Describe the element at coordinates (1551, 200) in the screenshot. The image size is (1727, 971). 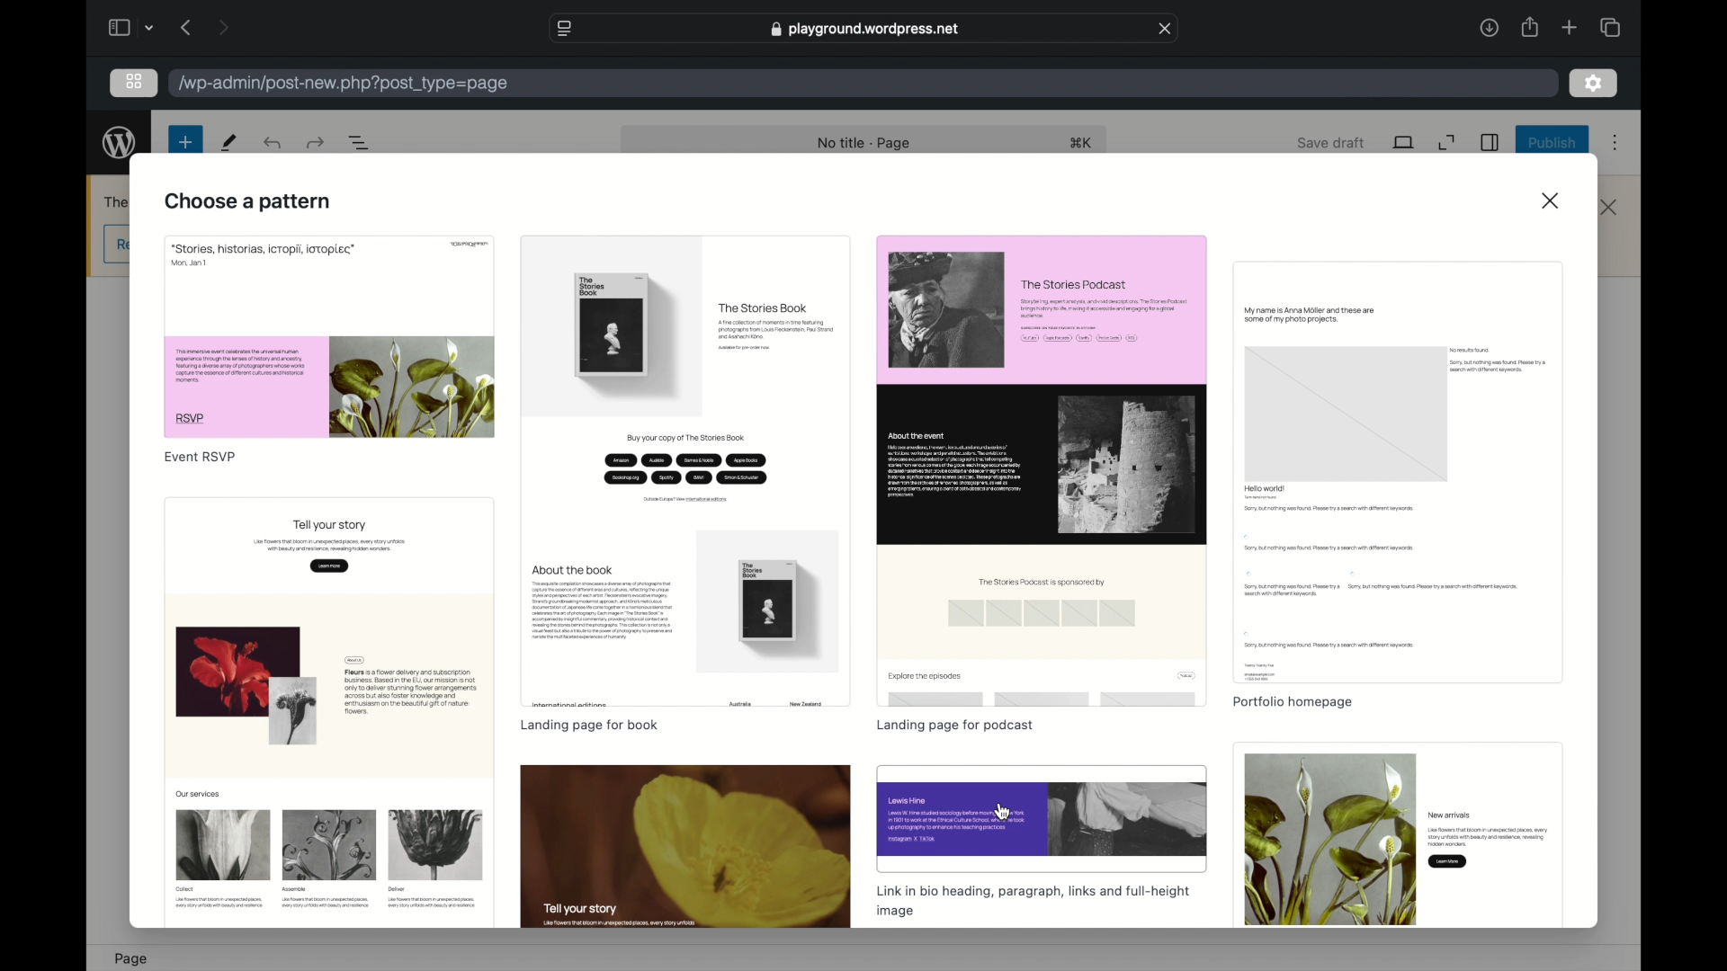
I see `close` at that location.